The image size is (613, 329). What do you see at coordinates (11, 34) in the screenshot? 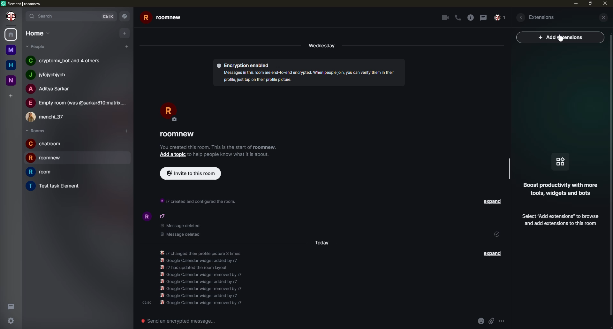
I see `home` at bounding box center [11, 34].